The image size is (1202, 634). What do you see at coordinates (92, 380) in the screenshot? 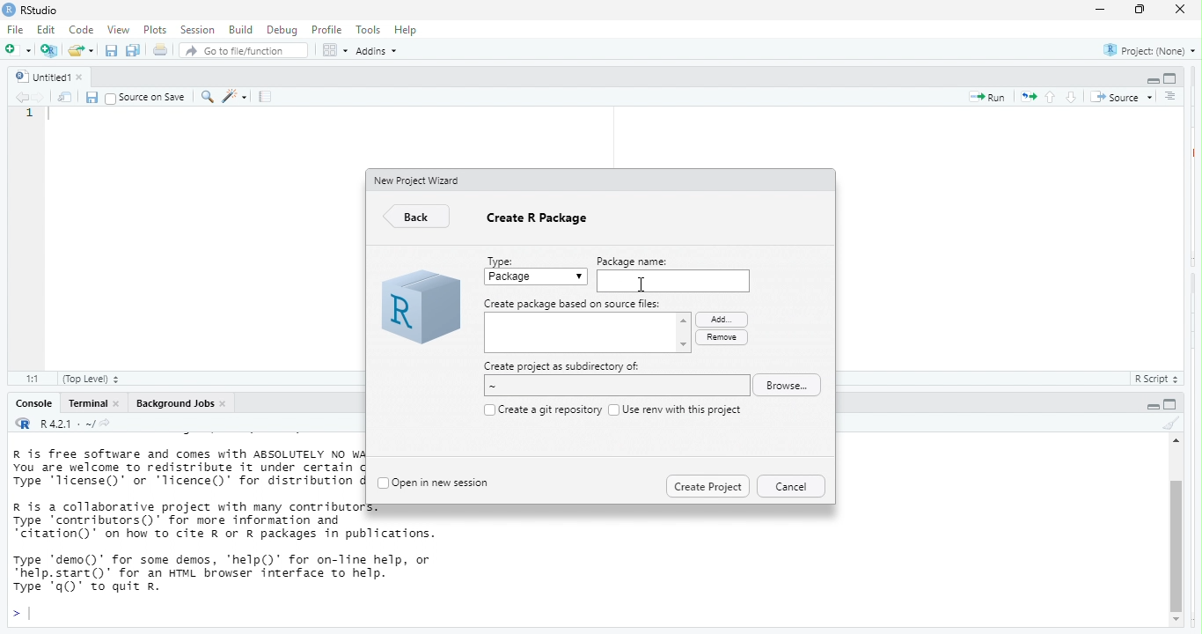
I see `(Top Level) ` at bounding box center [92, 380].